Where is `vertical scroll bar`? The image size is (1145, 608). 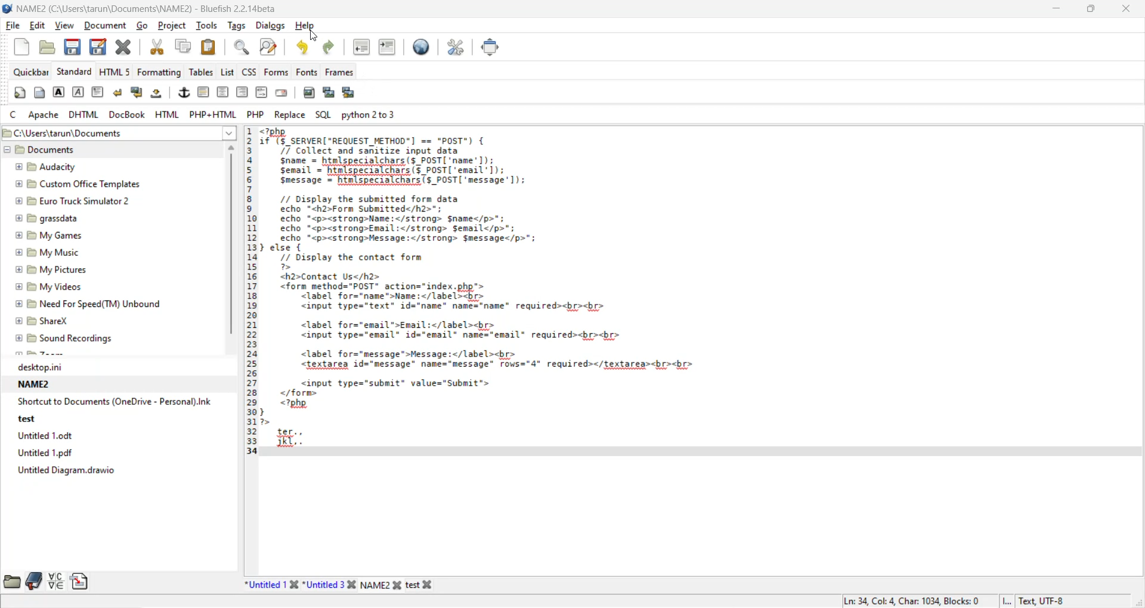
vertical scroll bar is located at coordinates (231, 244).